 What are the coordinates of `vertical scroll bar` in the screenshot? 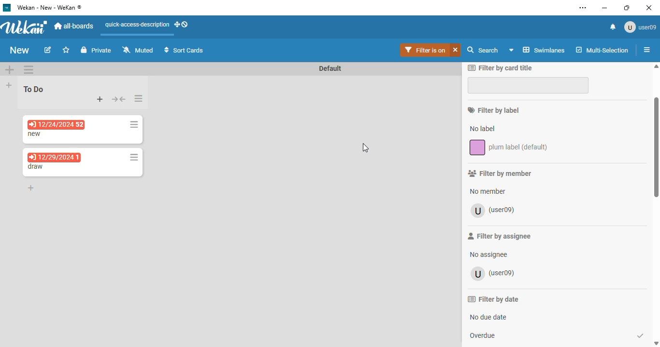 It's located at (656, 204).